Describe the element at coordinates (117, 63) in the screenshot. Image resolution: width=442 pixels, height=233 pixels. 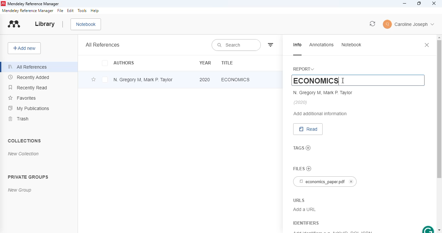
I see `authors` at that location.